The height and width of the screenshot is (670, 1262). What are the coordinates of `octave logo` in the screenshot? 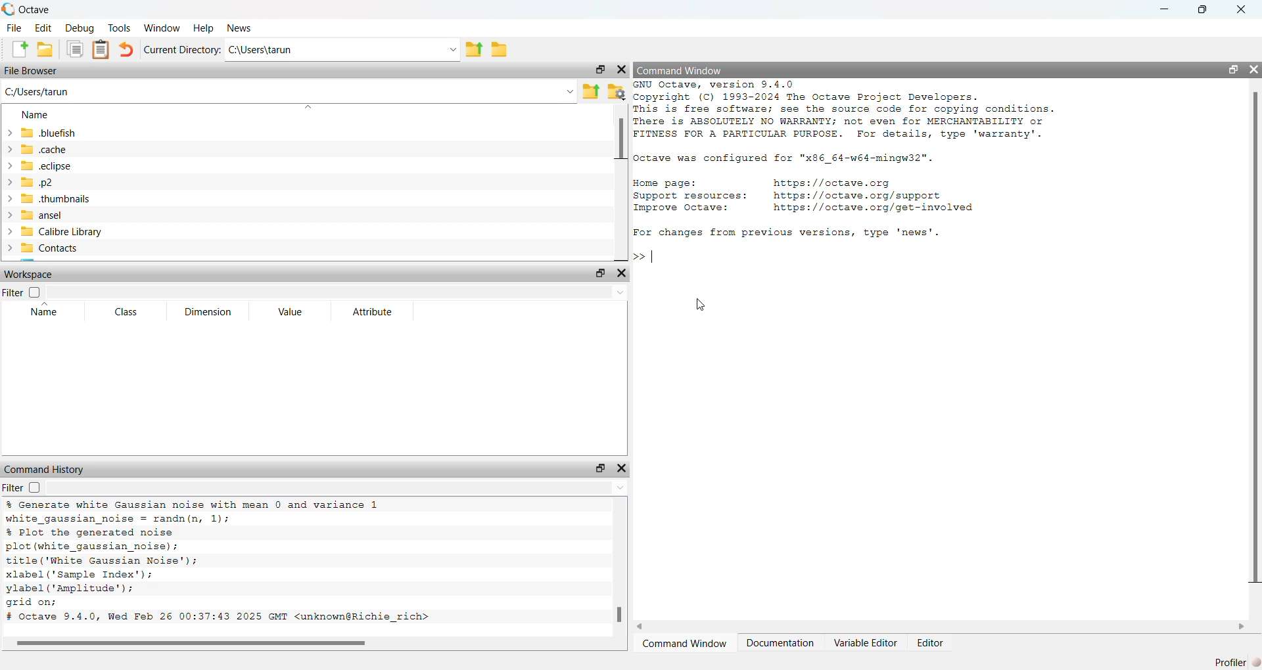 It's located at (8, 9).